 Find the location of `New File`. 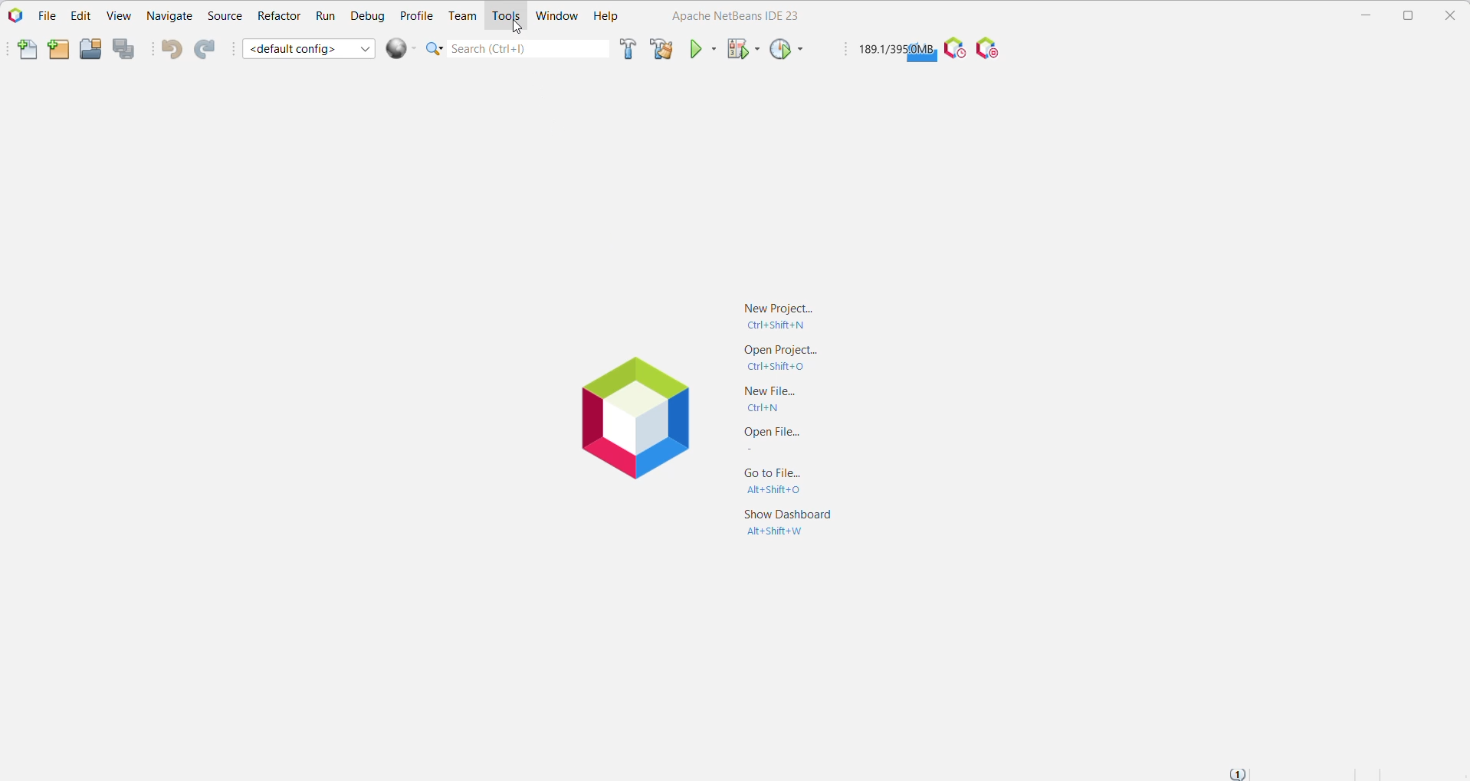

New File is located at coordinates (20, 51).